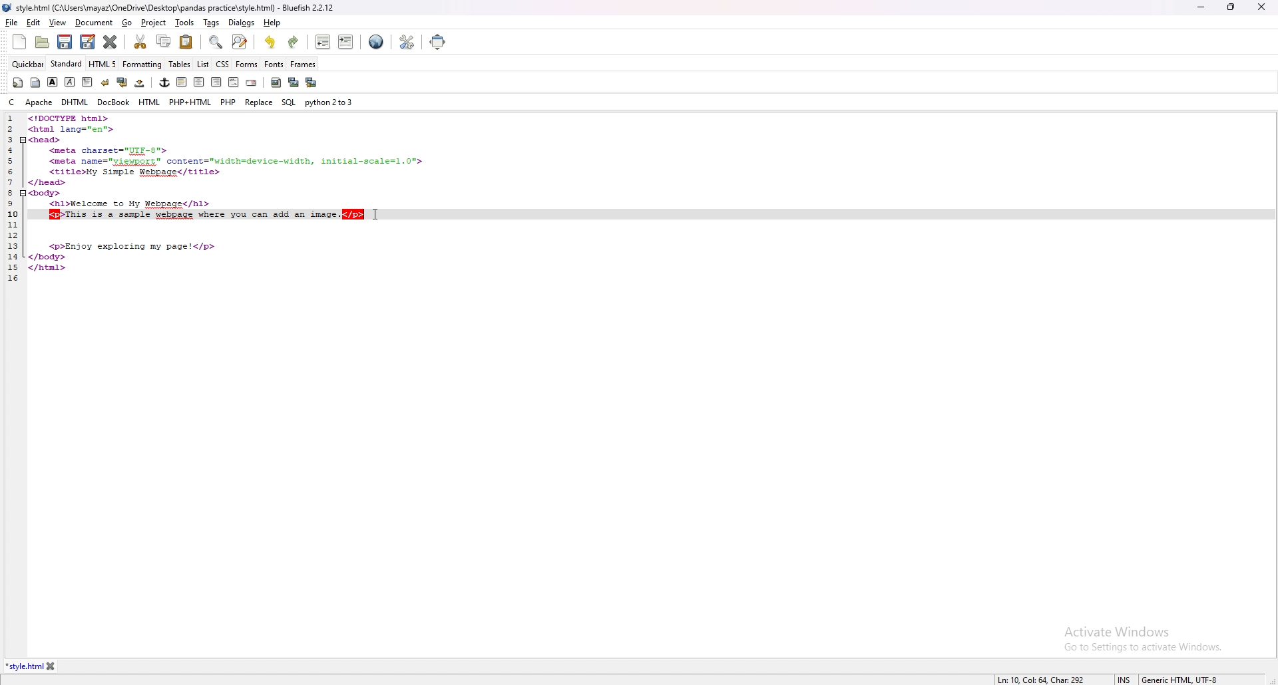 The height and width of the screenshot is (685, 1278). Describe the element at coordinates (1128, 679) in the screenshot. I see `INS` at that location.